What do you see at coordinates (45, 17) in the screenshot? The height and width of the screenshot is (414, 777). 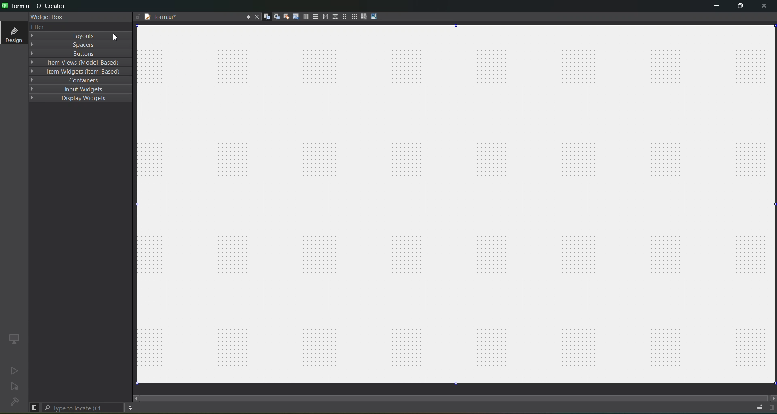 I see `widget box` at bounding box center [45, 17].